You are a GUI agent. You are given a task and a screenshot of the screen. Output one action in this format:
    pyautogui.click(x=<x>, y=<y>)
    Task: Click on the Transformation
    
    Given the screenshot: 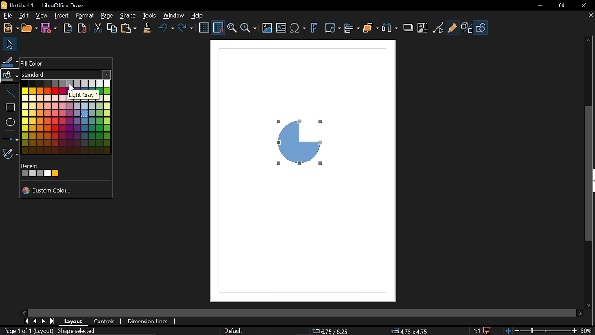 What is the action you would take?
    pyautogui.click(x=332, y=29)
    